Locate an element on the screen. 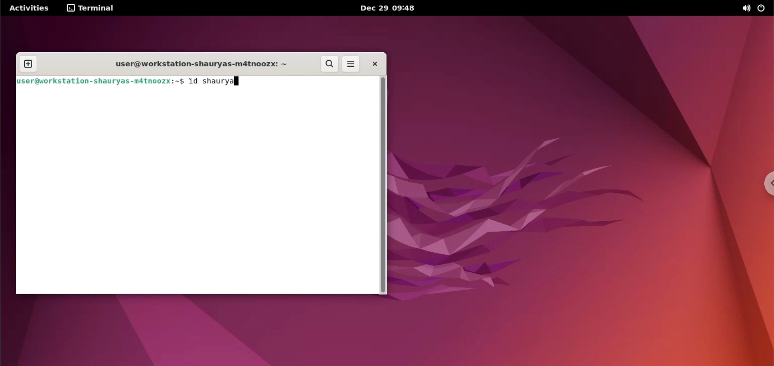  new tab is located at coordinates (28, 64).